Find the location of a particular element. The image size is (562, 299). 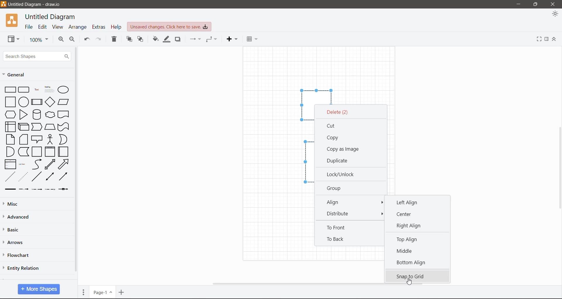

Vertical Scroll Bar is located at coordinates (558, 168).